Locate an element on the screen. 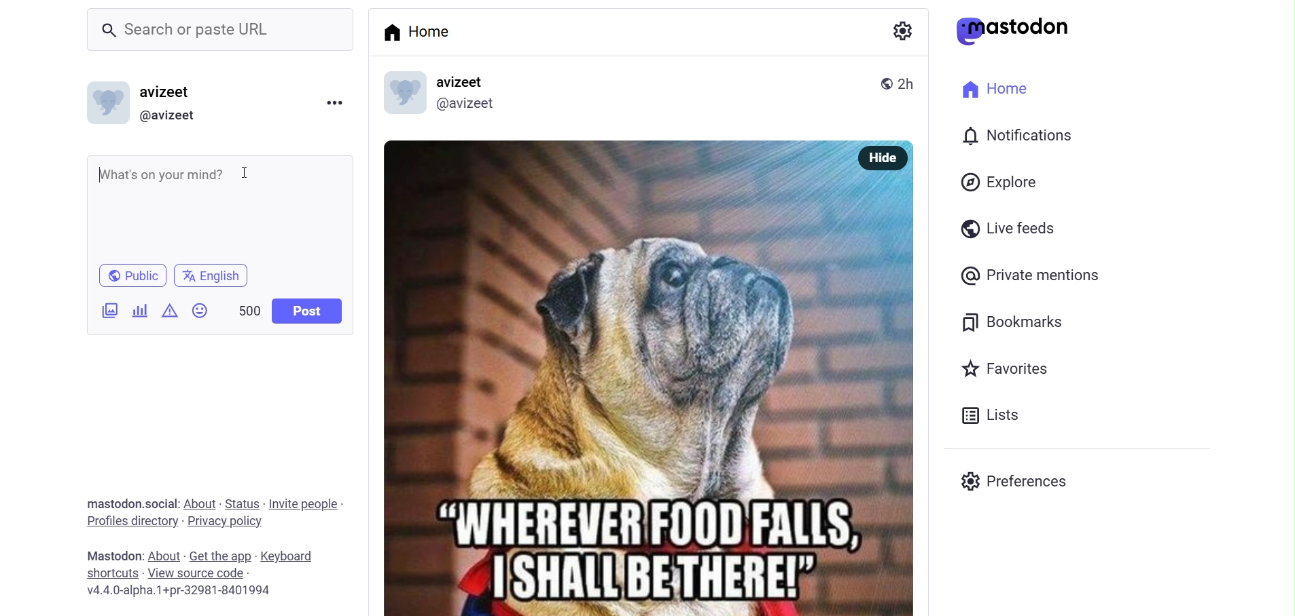  avizeet is located at coordinates (170, 93).